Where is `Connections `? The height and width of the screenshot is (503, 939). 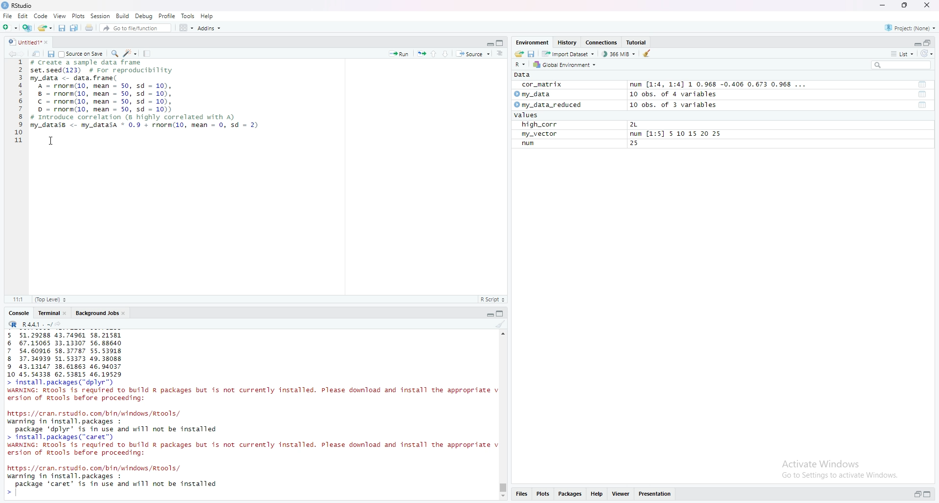
Connections  is located at coordinates (603, 42).